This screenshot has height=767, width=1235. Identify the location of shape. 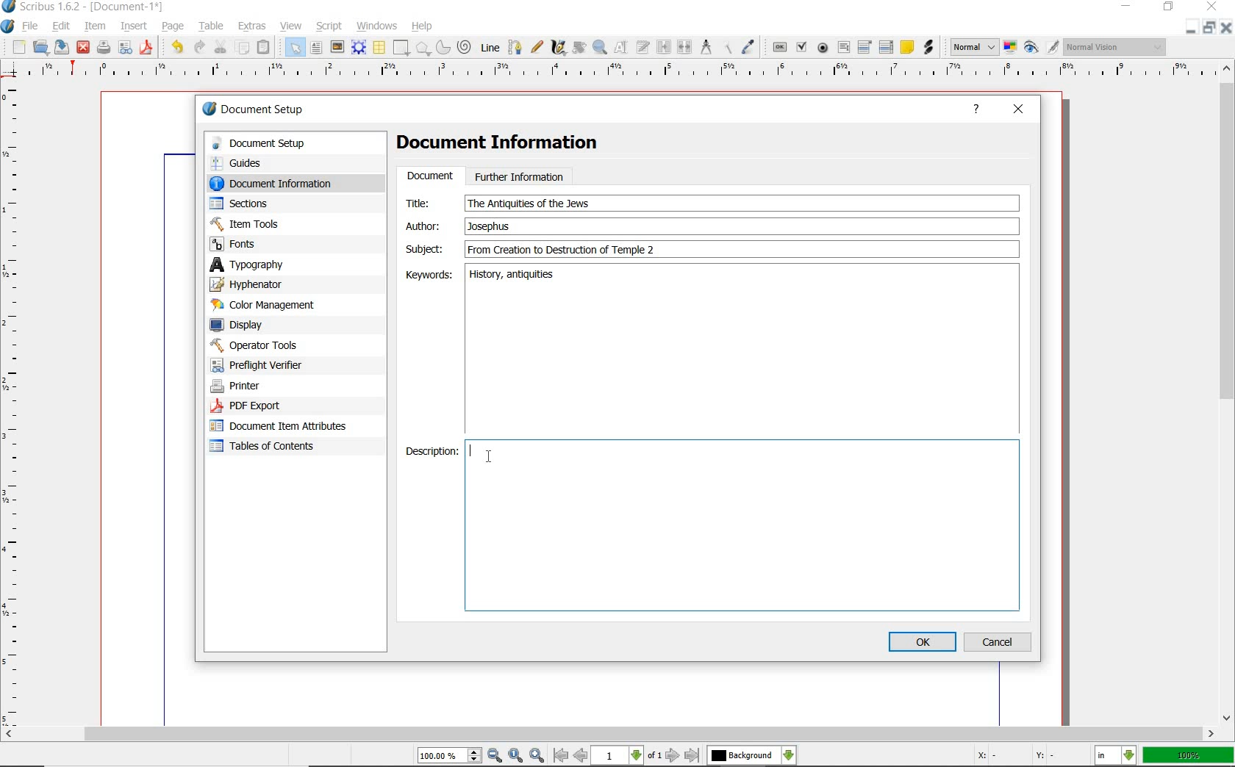
(423, 48).